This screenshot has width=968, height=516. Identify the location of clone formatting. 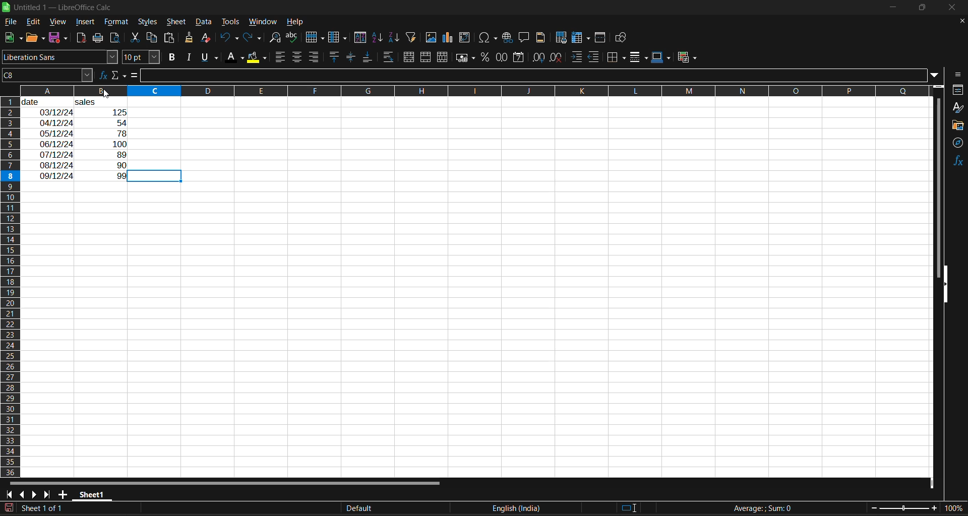
(191, 38).